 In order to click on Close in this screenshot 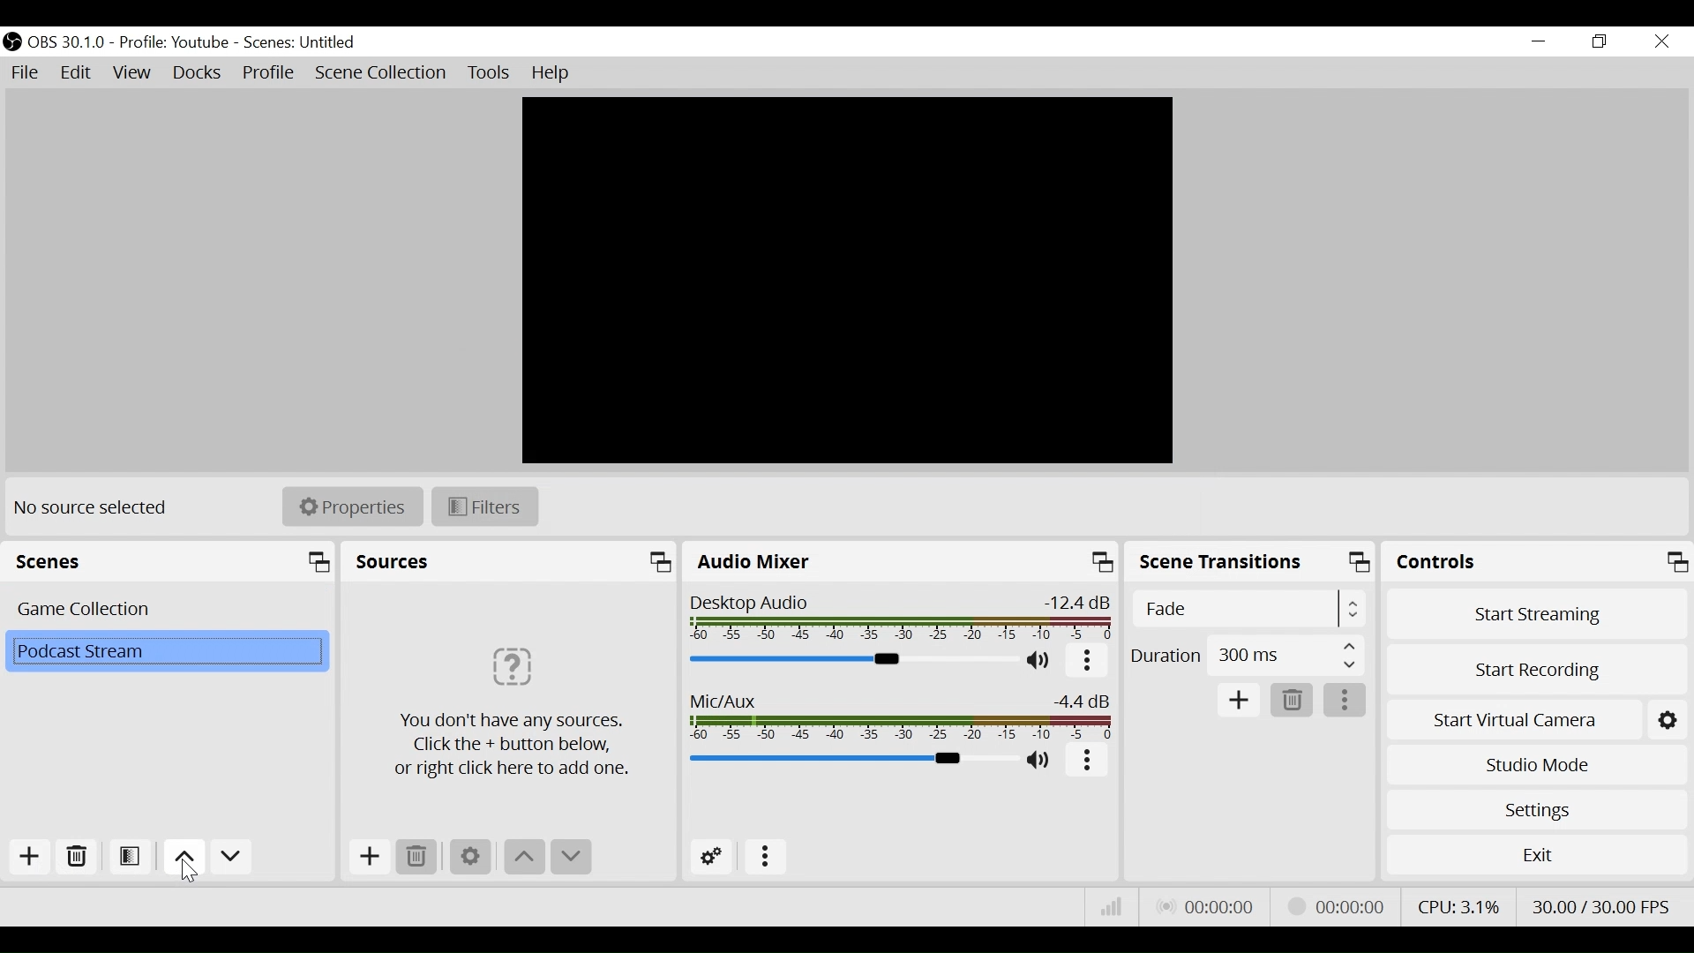, I will do `click(1660, 42)`.